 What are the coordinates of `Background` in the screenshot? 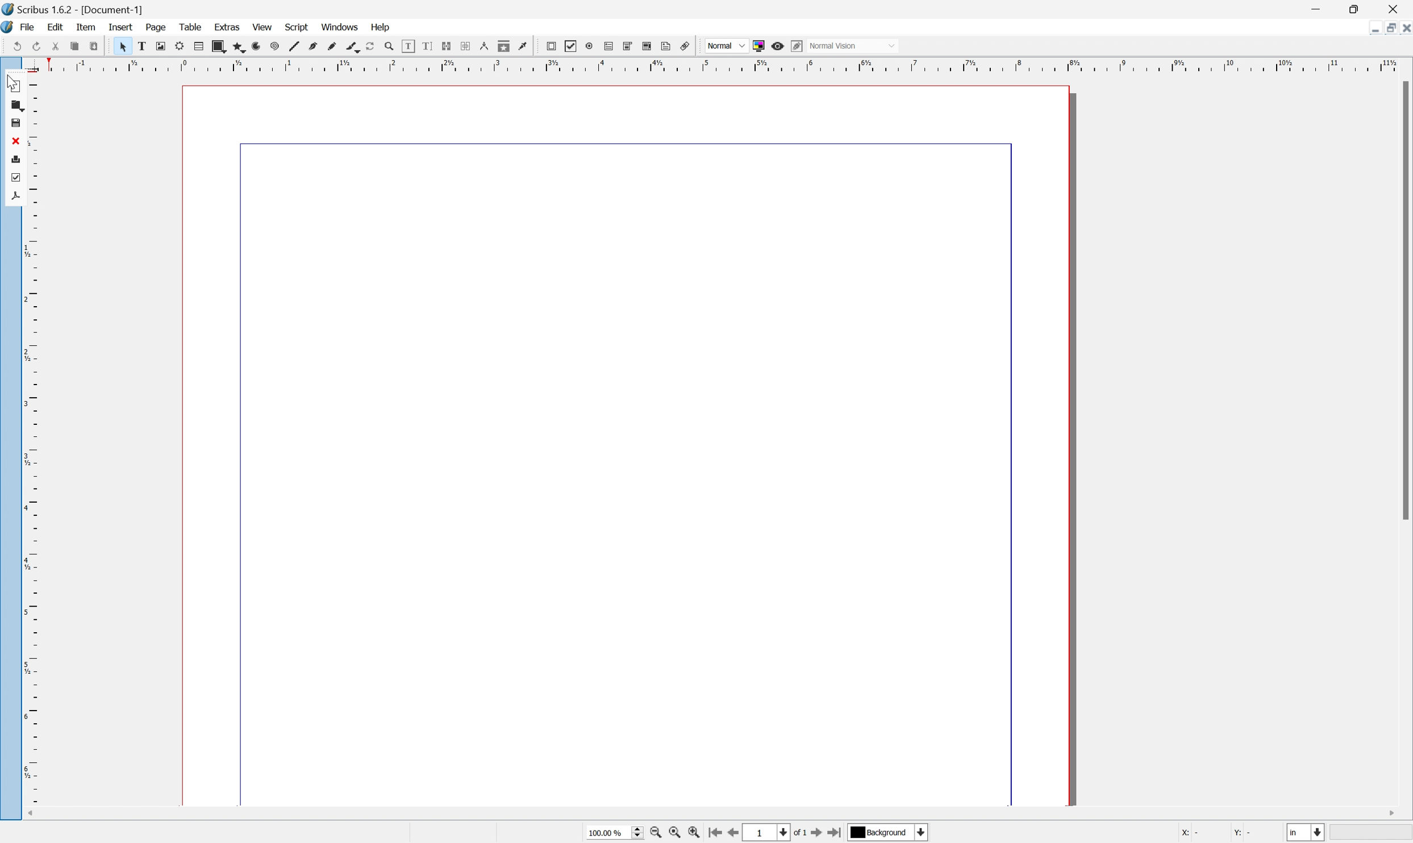 It's located at (887, 833).